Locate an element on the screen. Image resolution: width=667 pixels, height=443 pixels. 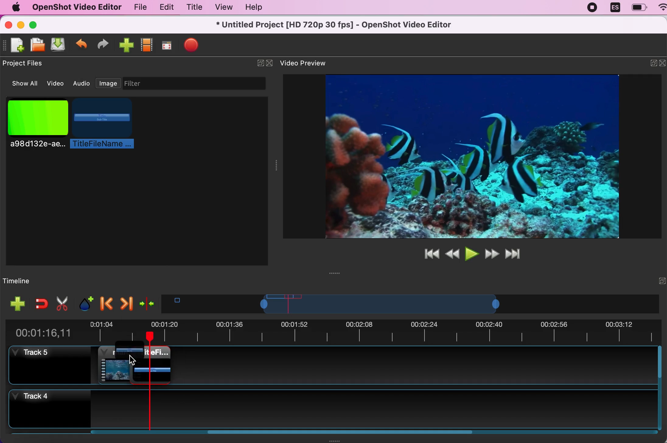
jump to end is located at coordinates (517, 254).